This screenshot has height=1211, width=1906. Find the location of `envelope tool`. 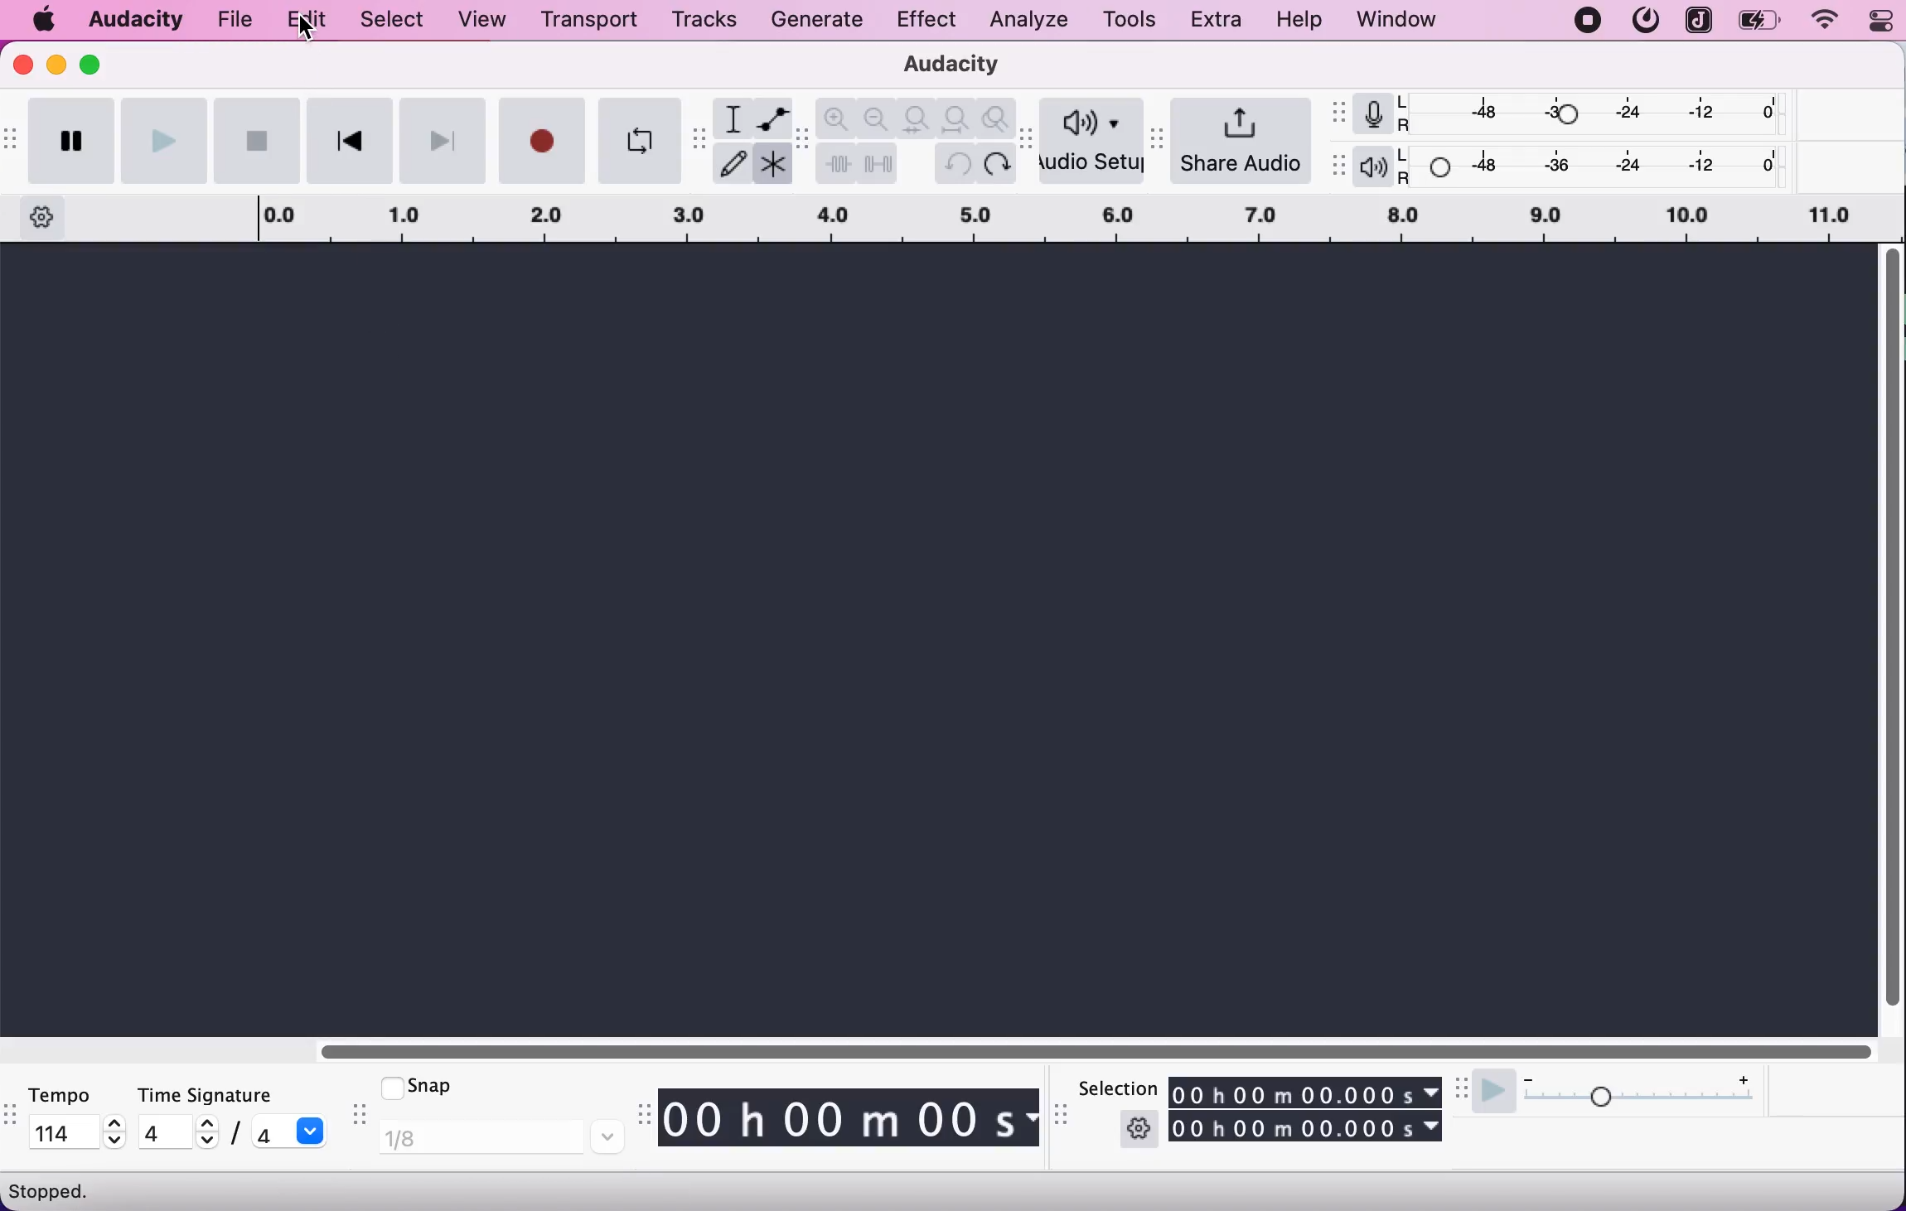

envelope tool is located at coordinates (771, 116).